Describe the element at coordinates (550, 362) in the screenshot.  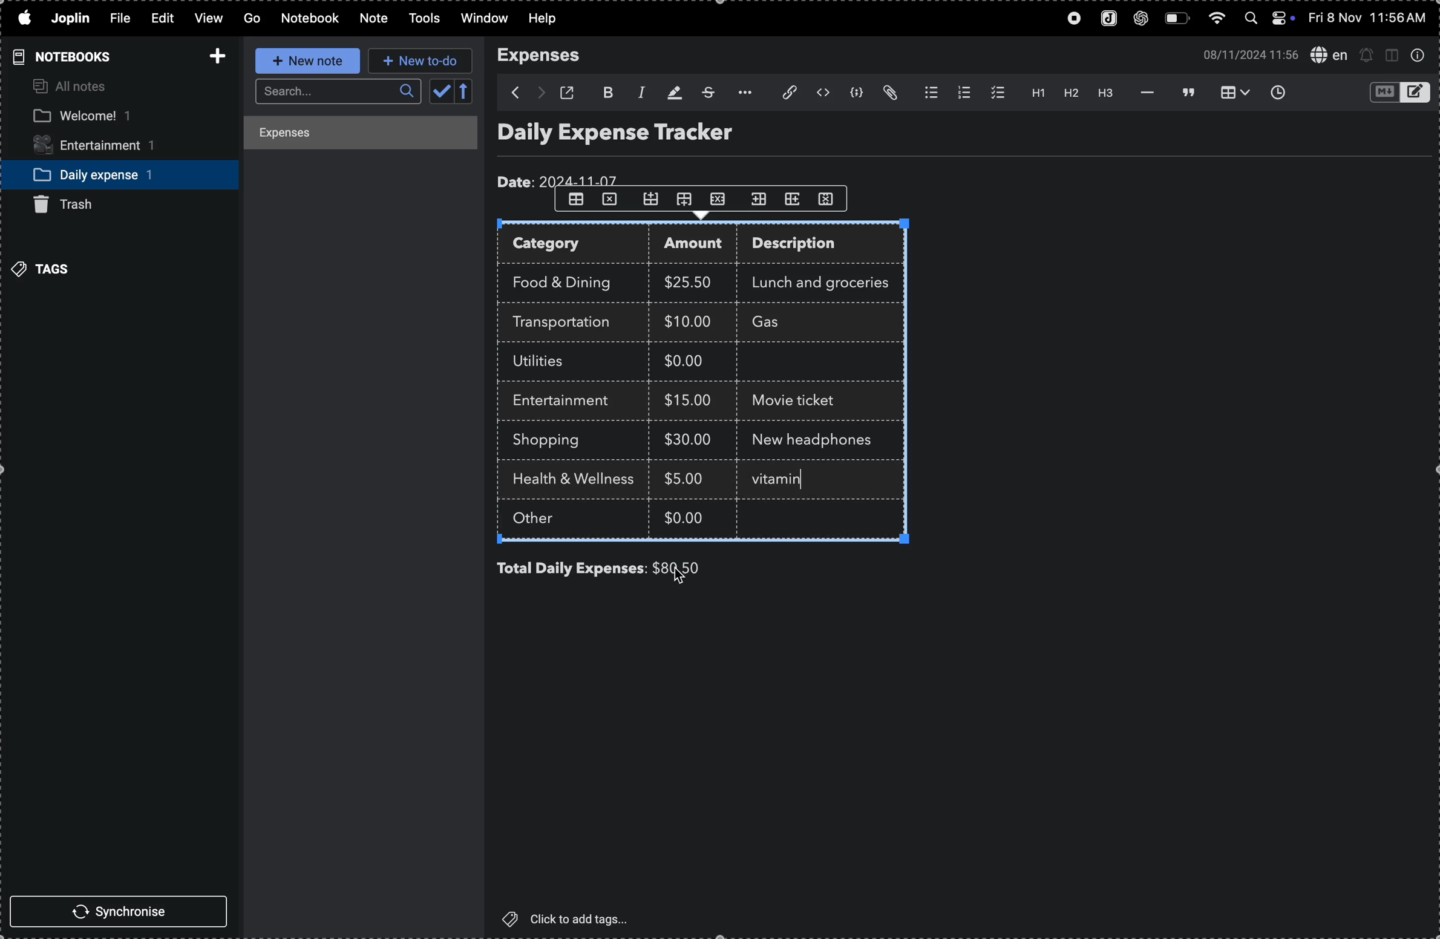
I see `utilites` at that location.